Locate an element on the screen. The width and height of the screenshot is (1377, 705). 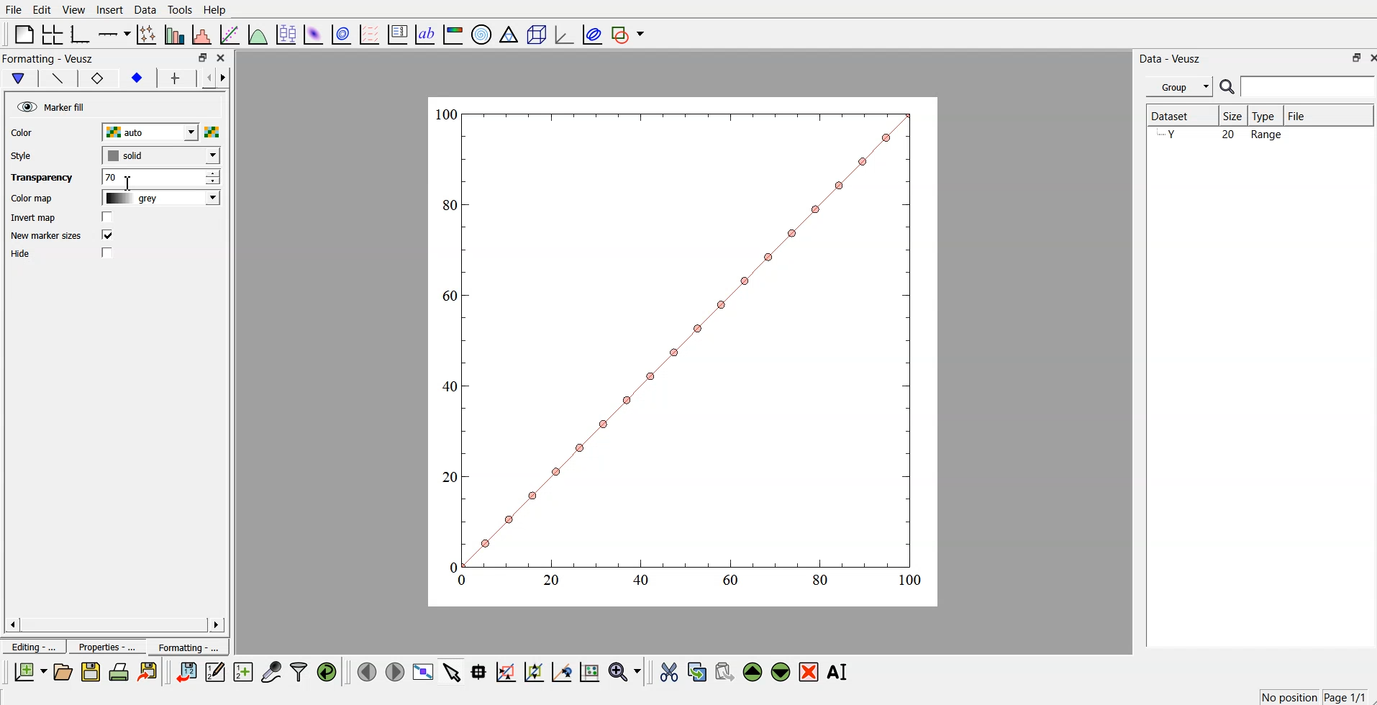
3D graph is located at coordinates (563, 34).